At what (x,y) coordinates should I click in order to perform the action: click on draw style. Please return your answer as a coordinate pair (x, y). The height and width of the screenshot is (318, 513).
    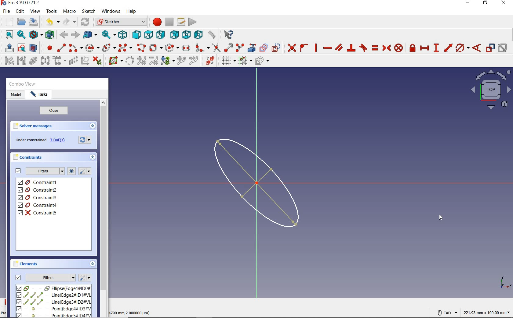
    Looking at the image, I should click on (36, 34).